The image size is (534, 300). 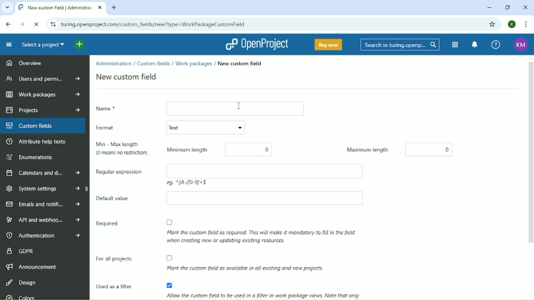 What do you see at coordinates (431, 149) in the screenshot?
I see `0` at bounding box center [431, 149].